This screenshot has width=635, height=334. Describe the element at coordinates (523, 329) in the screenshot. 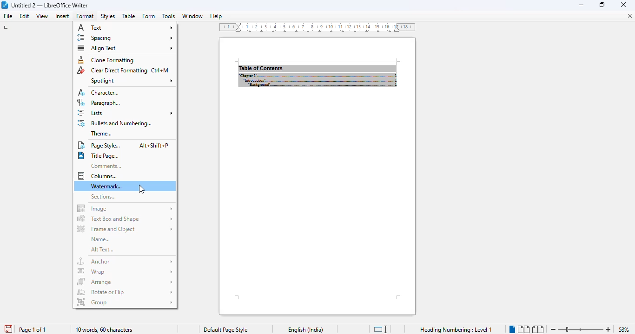

I see `multi-page view` at that location.